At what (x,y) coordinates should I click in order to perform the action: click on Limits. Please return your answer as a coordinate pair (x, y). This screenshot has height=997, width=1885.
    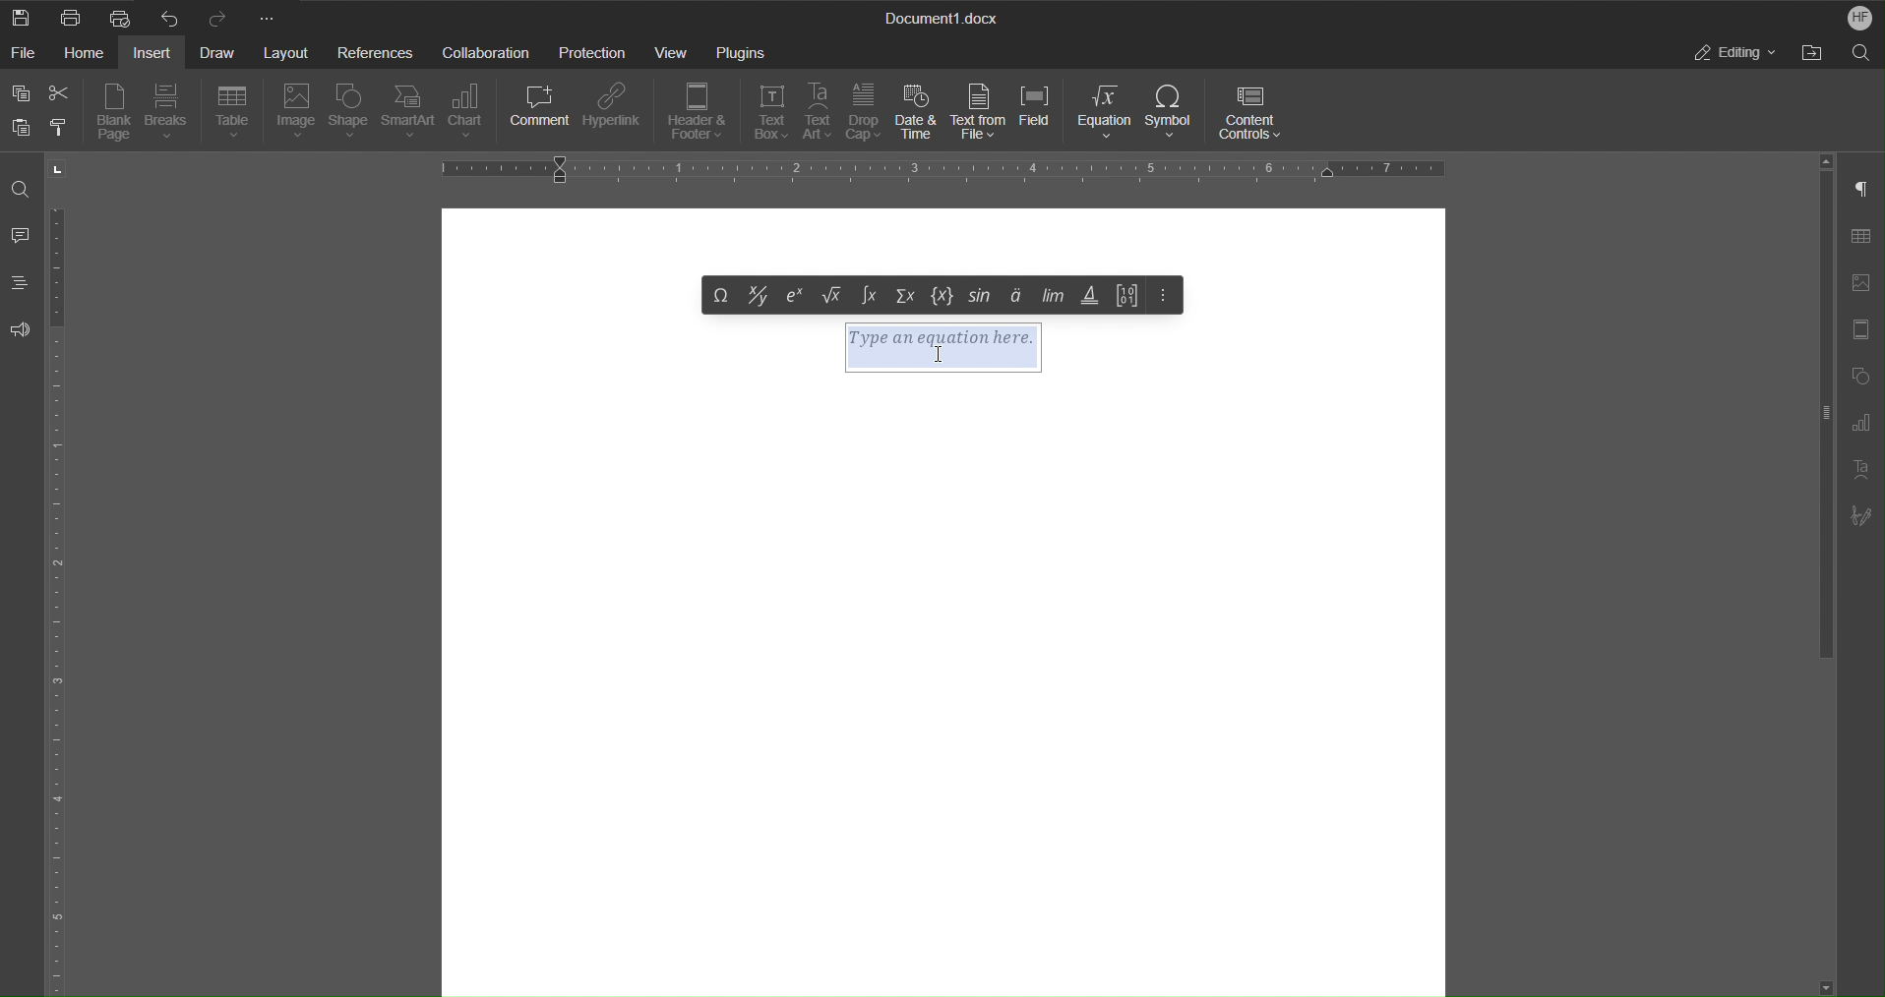
    Looking at the image, I should click on (1052, 295).